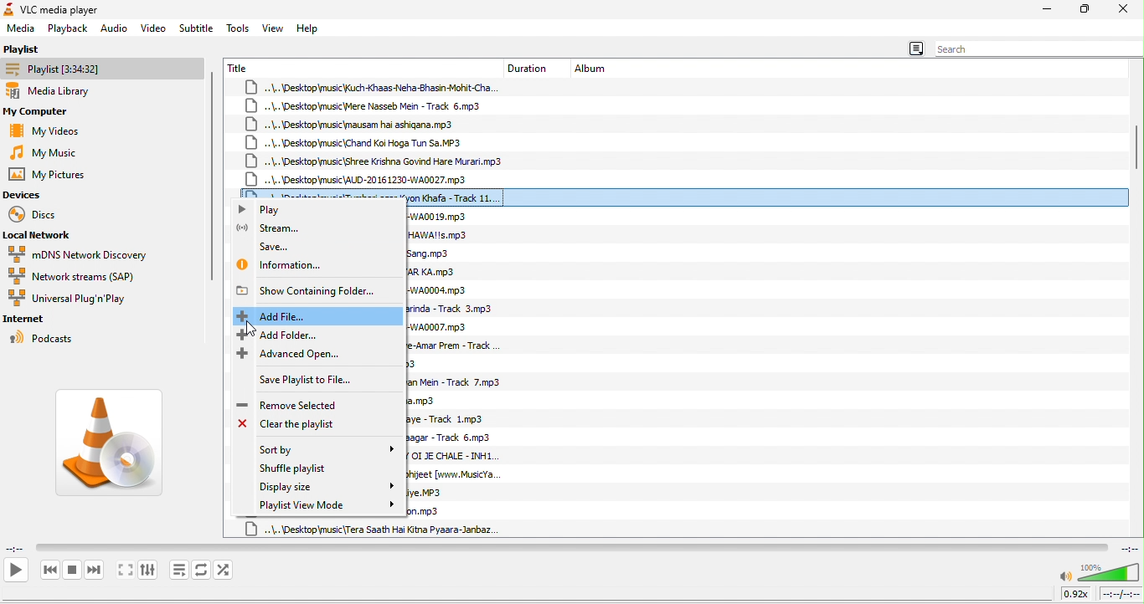 This screenshot has height=604, width=1144. What do you see at coordinates (239, 28) in the screenshot?
I see `tools` at bounding box center [239, 28].